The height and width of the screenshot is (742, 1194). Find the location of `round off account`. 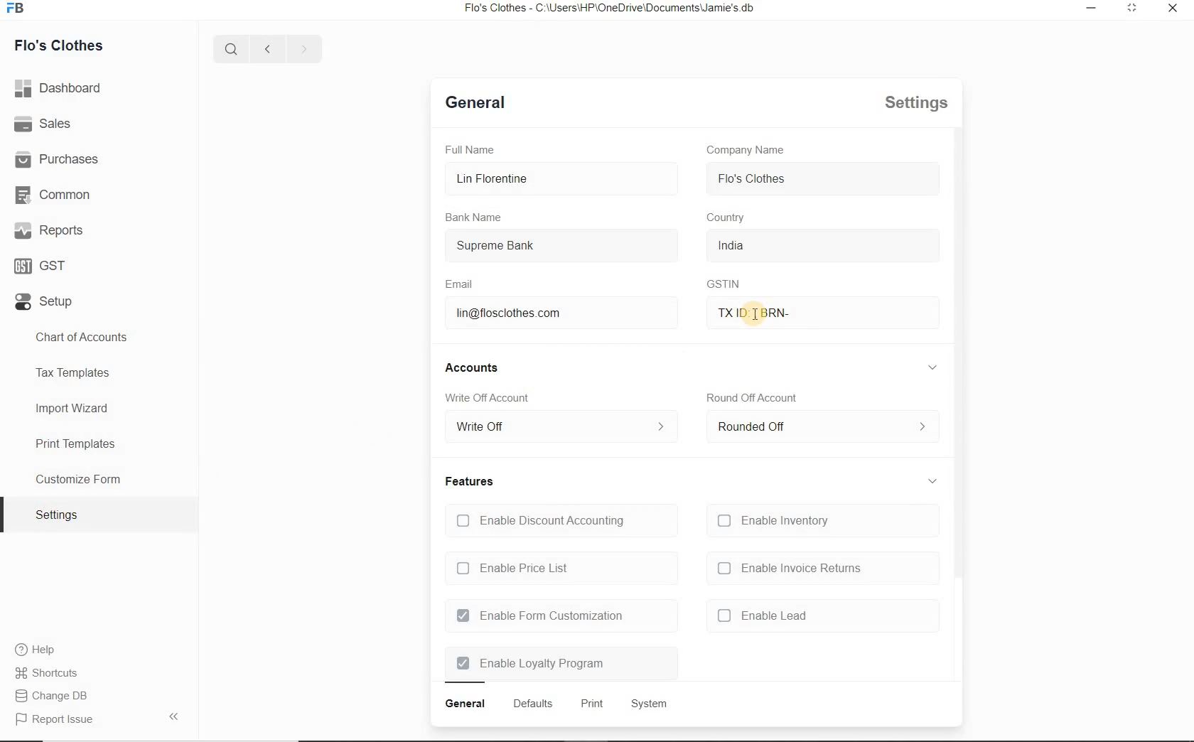

round off account is located at coordinates (752, 397).